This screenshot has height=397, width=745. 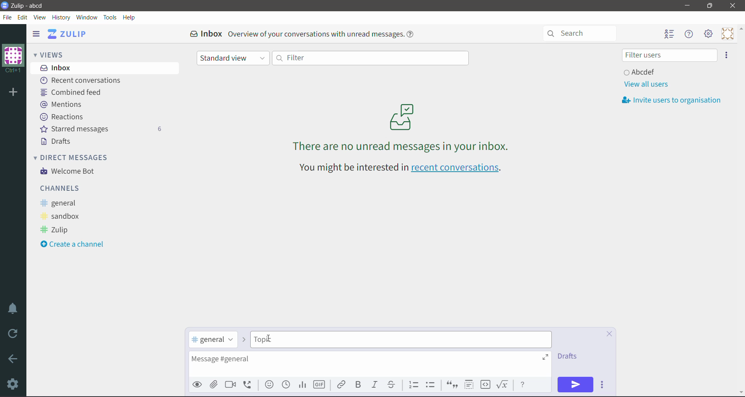 What do you see at coordinates (305, 34) in the screenshot?
I see `Inbox Overview of your conversations with unread messages` at bounding box center [305, 34].